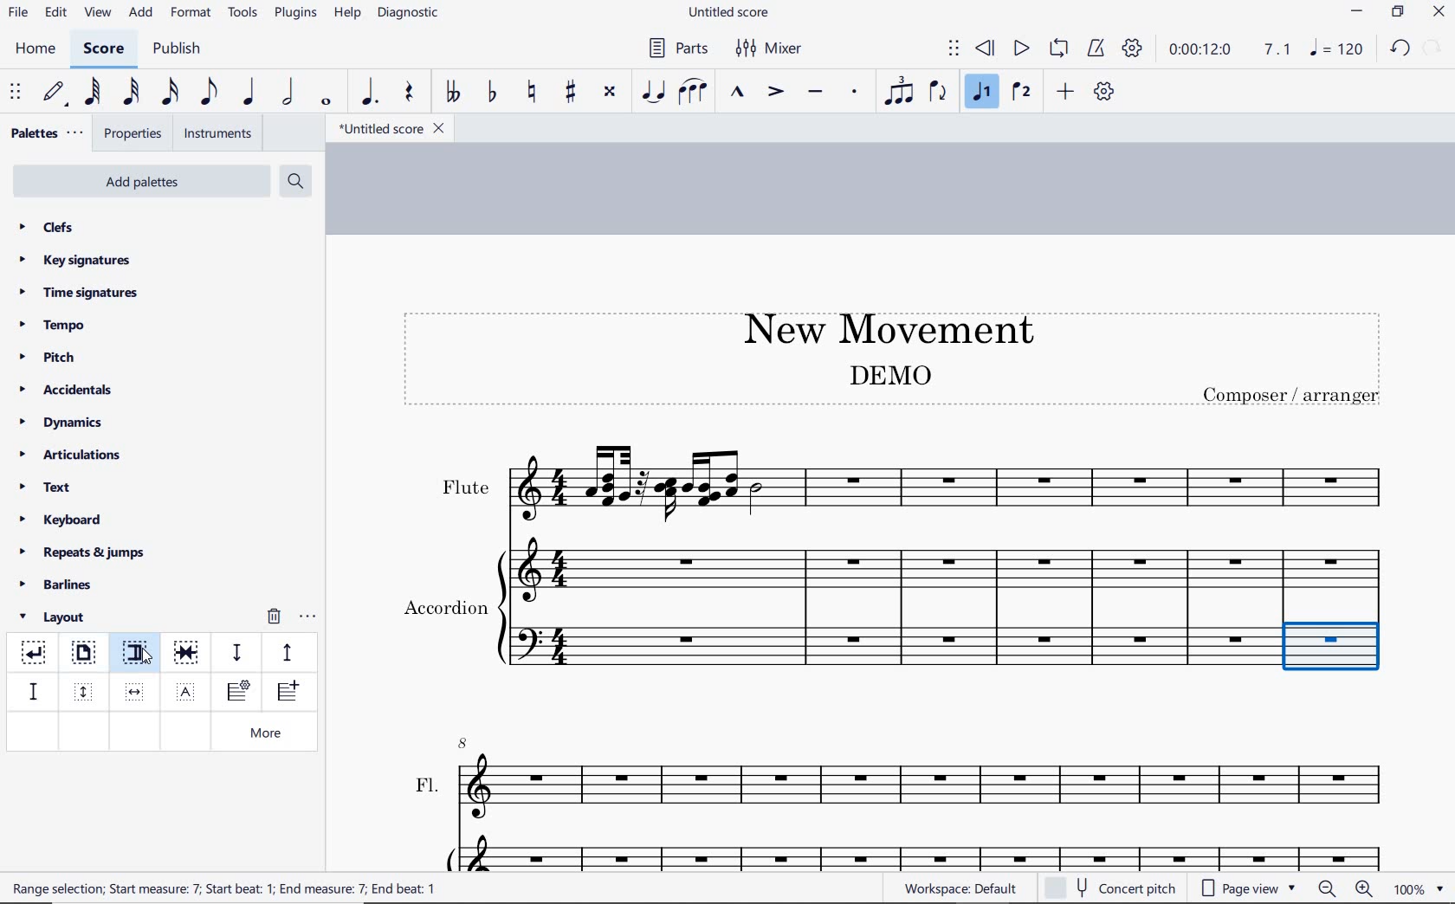 This screenshot has height=904, width=1455. I want to click on text, so click(47, 489).